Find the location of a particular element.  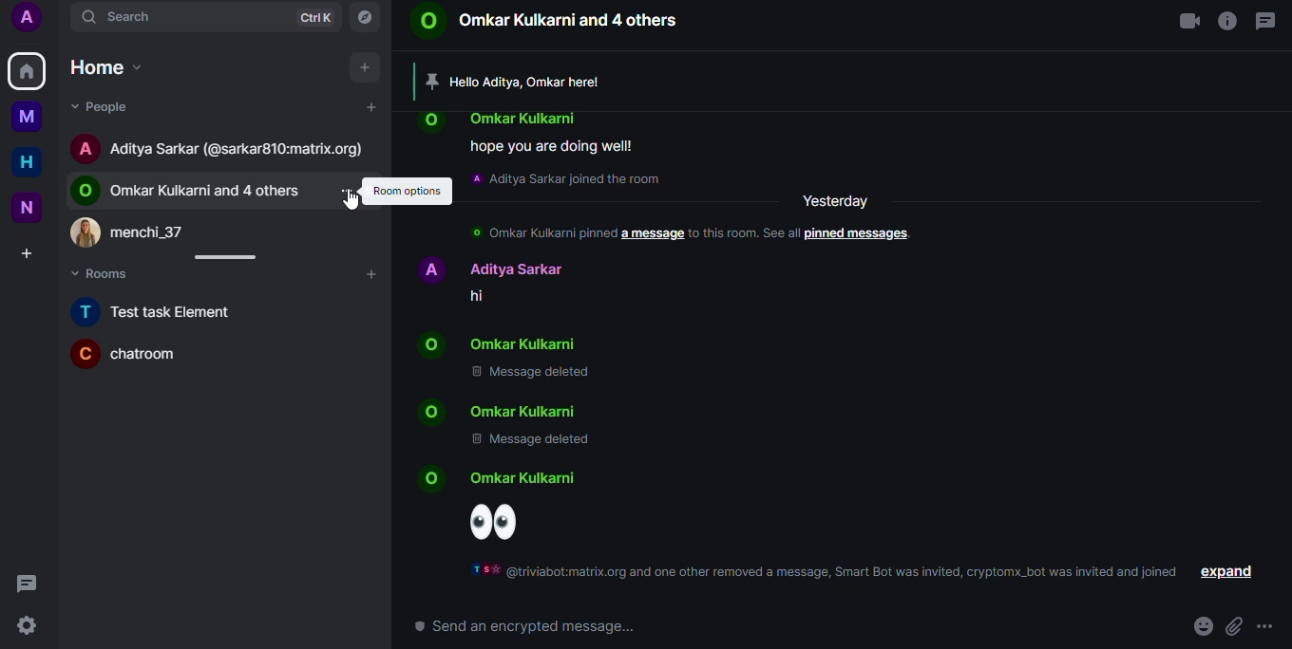

o is located at coordinates (437, 121).